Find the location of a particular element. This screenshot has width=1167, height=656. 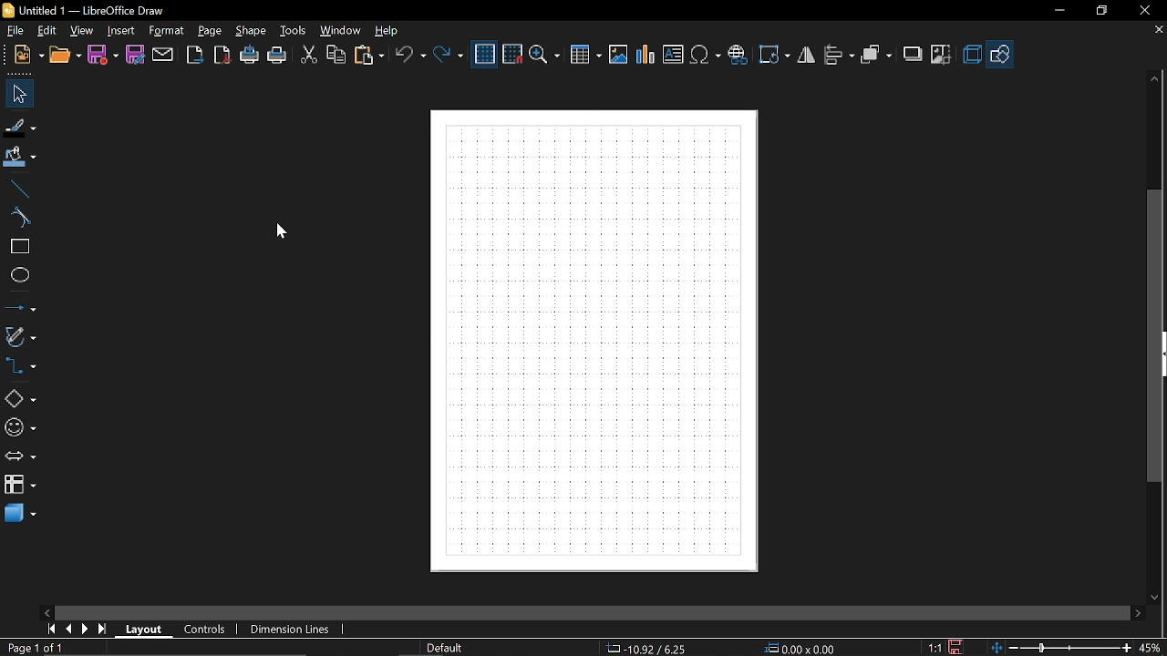

window is located at coordinates (342, 30).